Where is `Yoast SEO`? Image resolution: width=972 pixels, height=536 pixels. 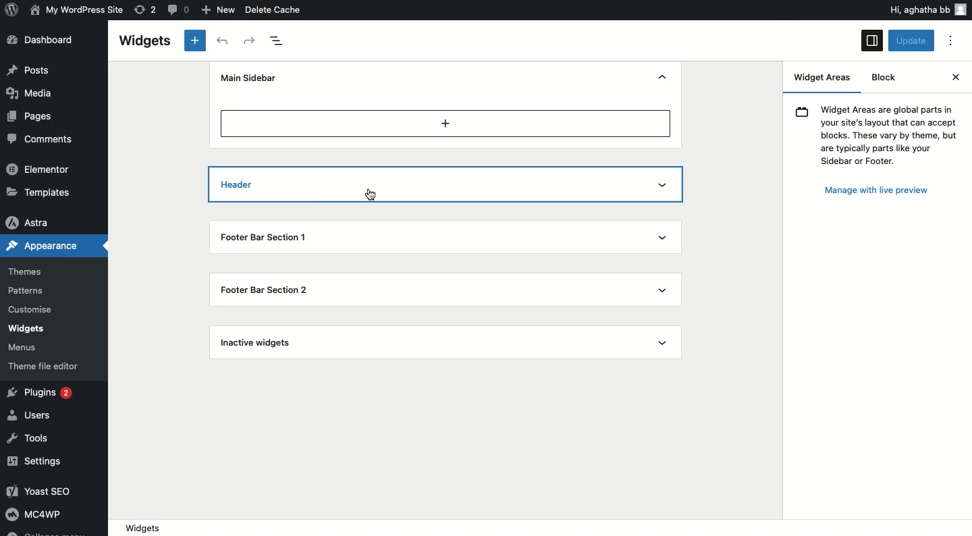 Yoast SEO is located at coordinates (45, 491).